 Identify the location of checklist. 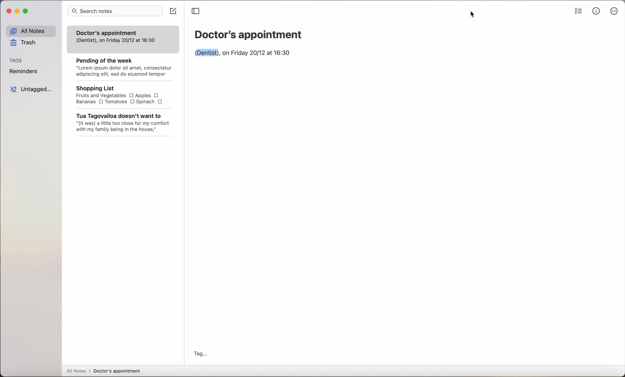
(579, 10).